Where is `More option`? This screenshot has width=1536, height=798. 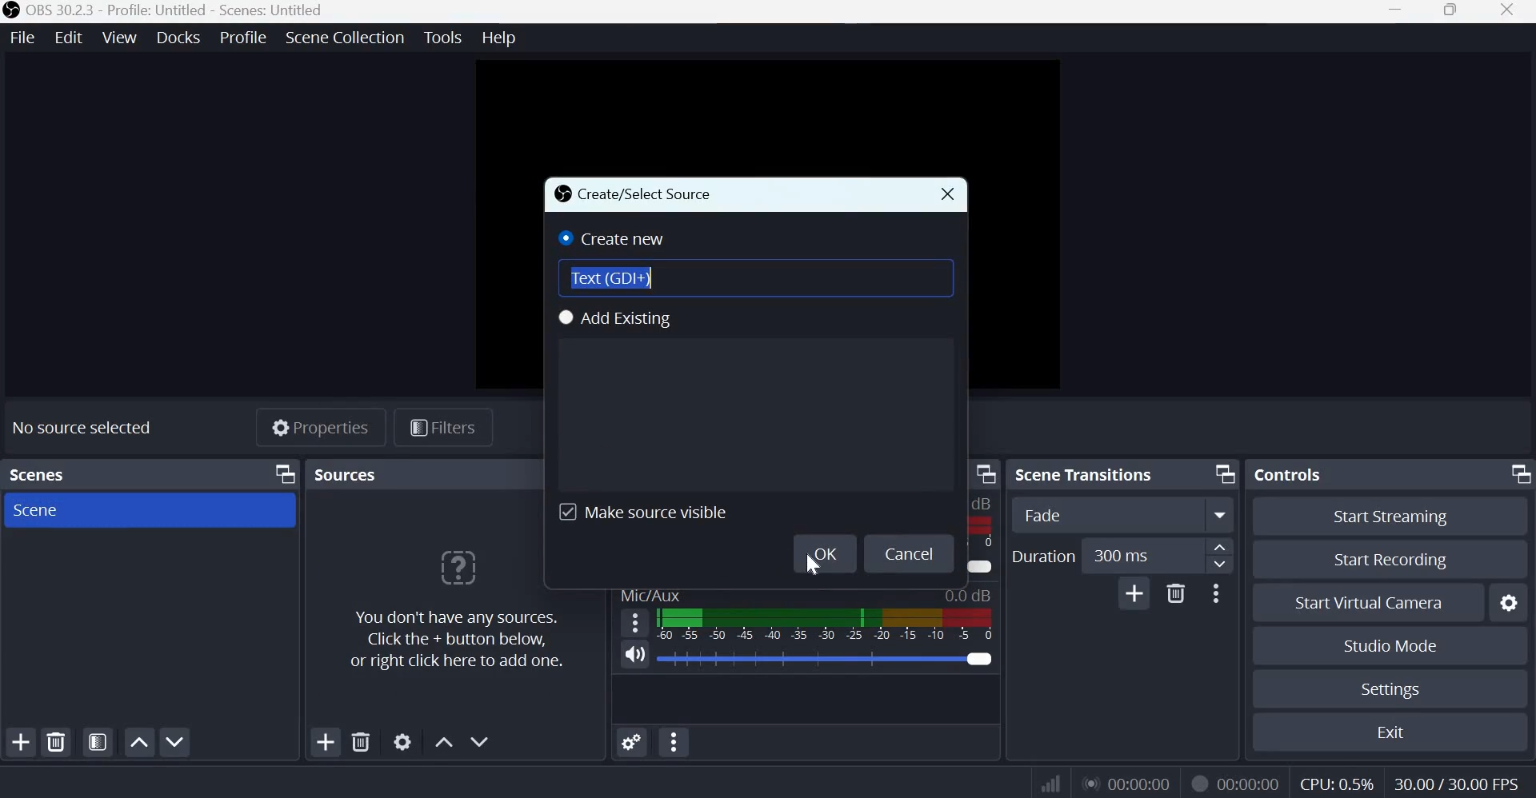 More option is located at coordinates (1221, 515).